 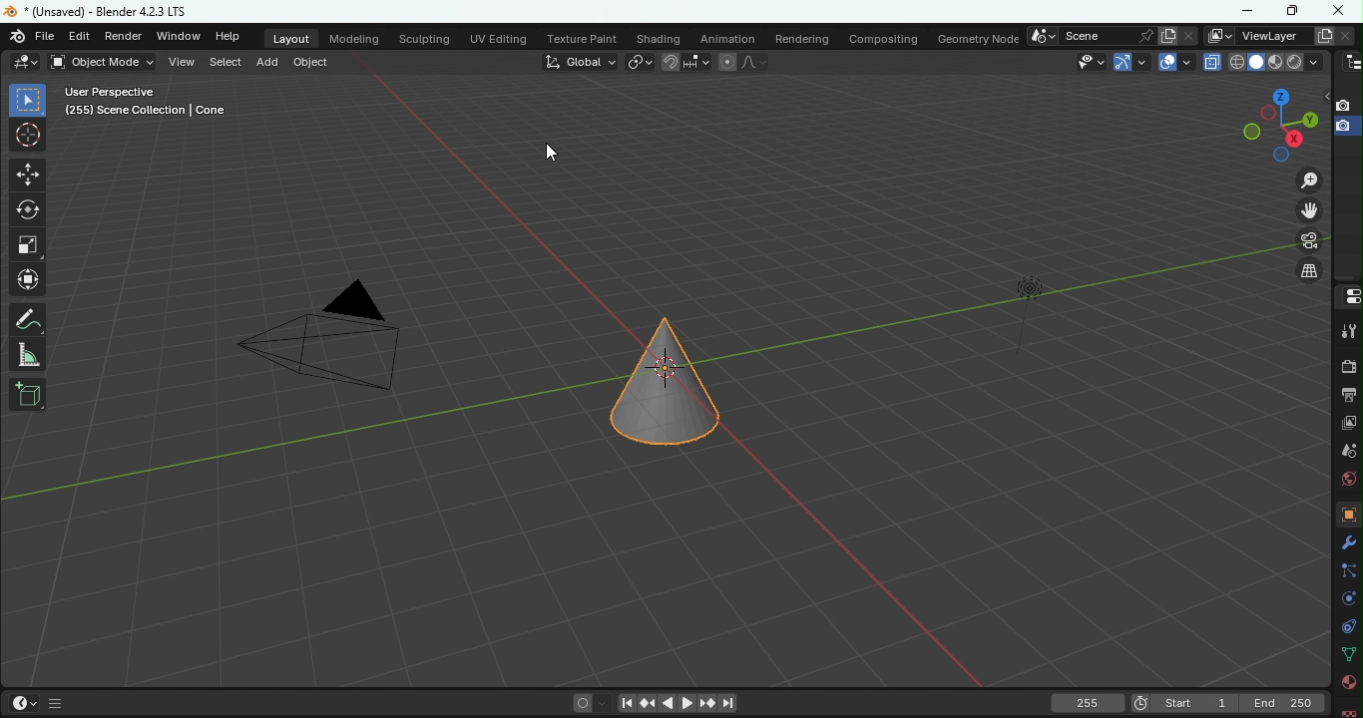 I want to click on Cursor, so click(x=29, y=136).